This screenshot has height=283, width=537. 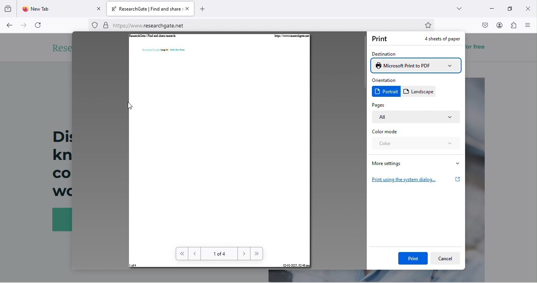 What do you see at coordinates (480, 25) in the screenshot?
I see `pocket` at bounding box center [480, 25].